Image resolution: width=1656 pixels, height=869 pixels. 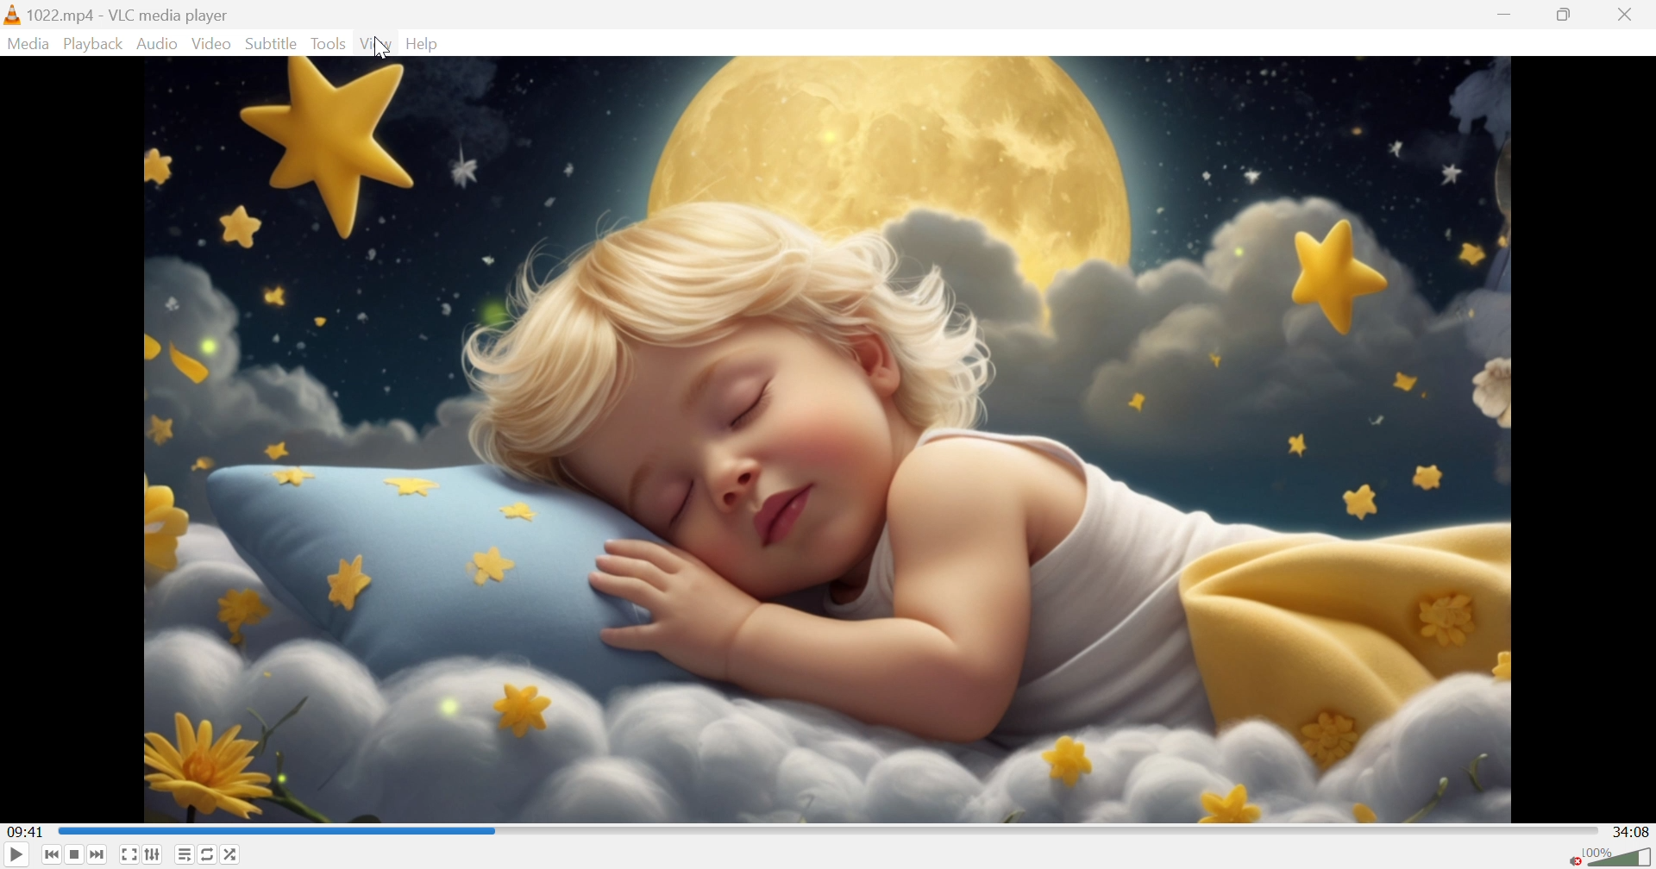 I want to click on wallpaper, so click(x=829, y=441).